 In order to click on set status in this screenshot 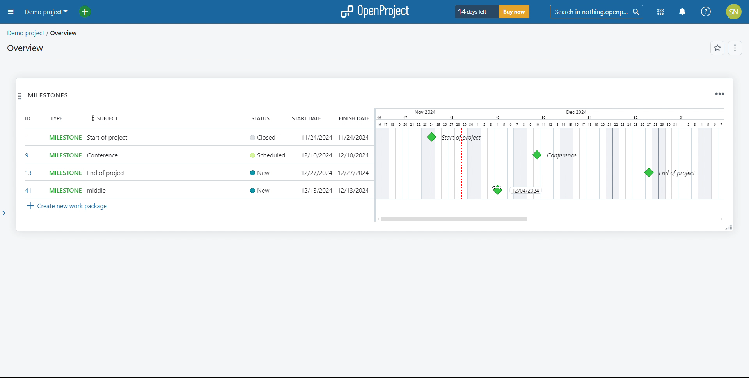, I will do `click(266, 164)`.